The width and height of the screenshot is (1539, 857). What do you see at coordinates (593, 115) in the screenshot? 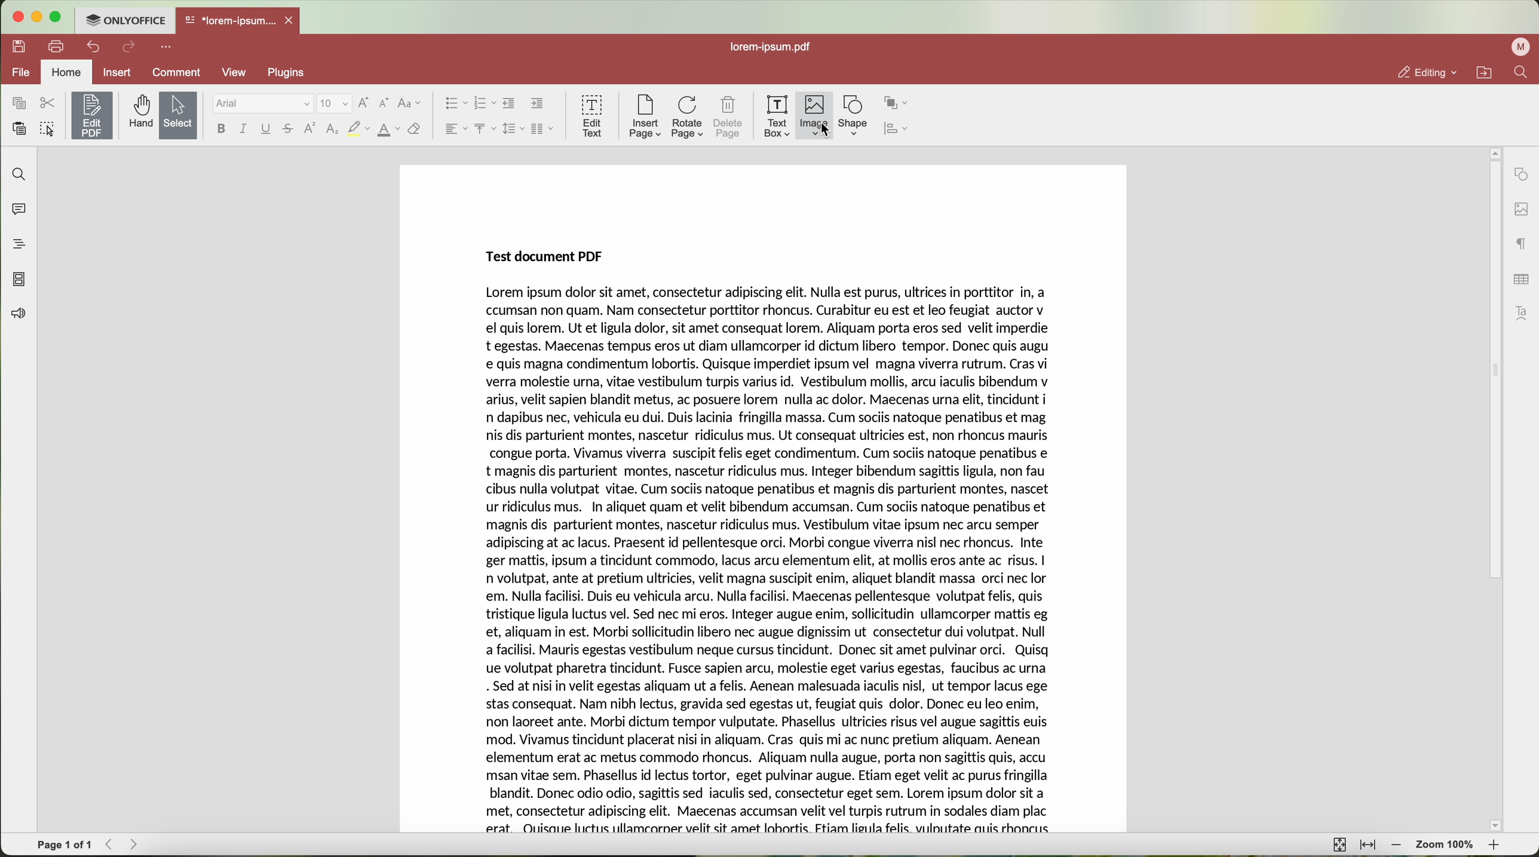
I see `edit text` at bounding box center [593, 115].